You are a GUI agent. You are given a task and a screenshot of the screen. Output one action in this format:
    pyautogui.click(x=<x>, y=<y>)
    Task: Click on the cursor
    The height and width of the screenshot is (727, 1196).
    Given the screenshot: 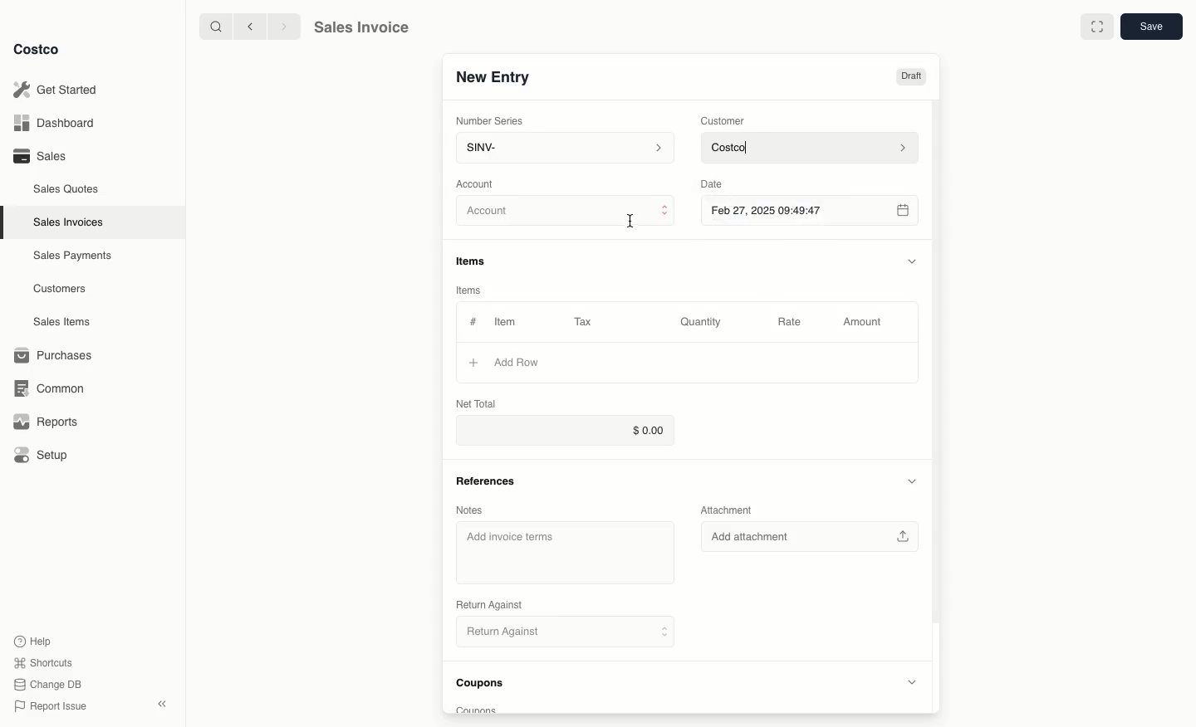 What is the action you would take?
    pyautogui.click(x=630, y=223)
    